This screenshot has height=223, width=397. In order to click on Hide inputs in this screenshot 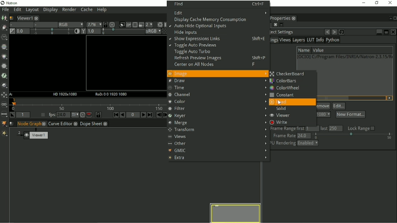, I will do `click(185, 32)`.